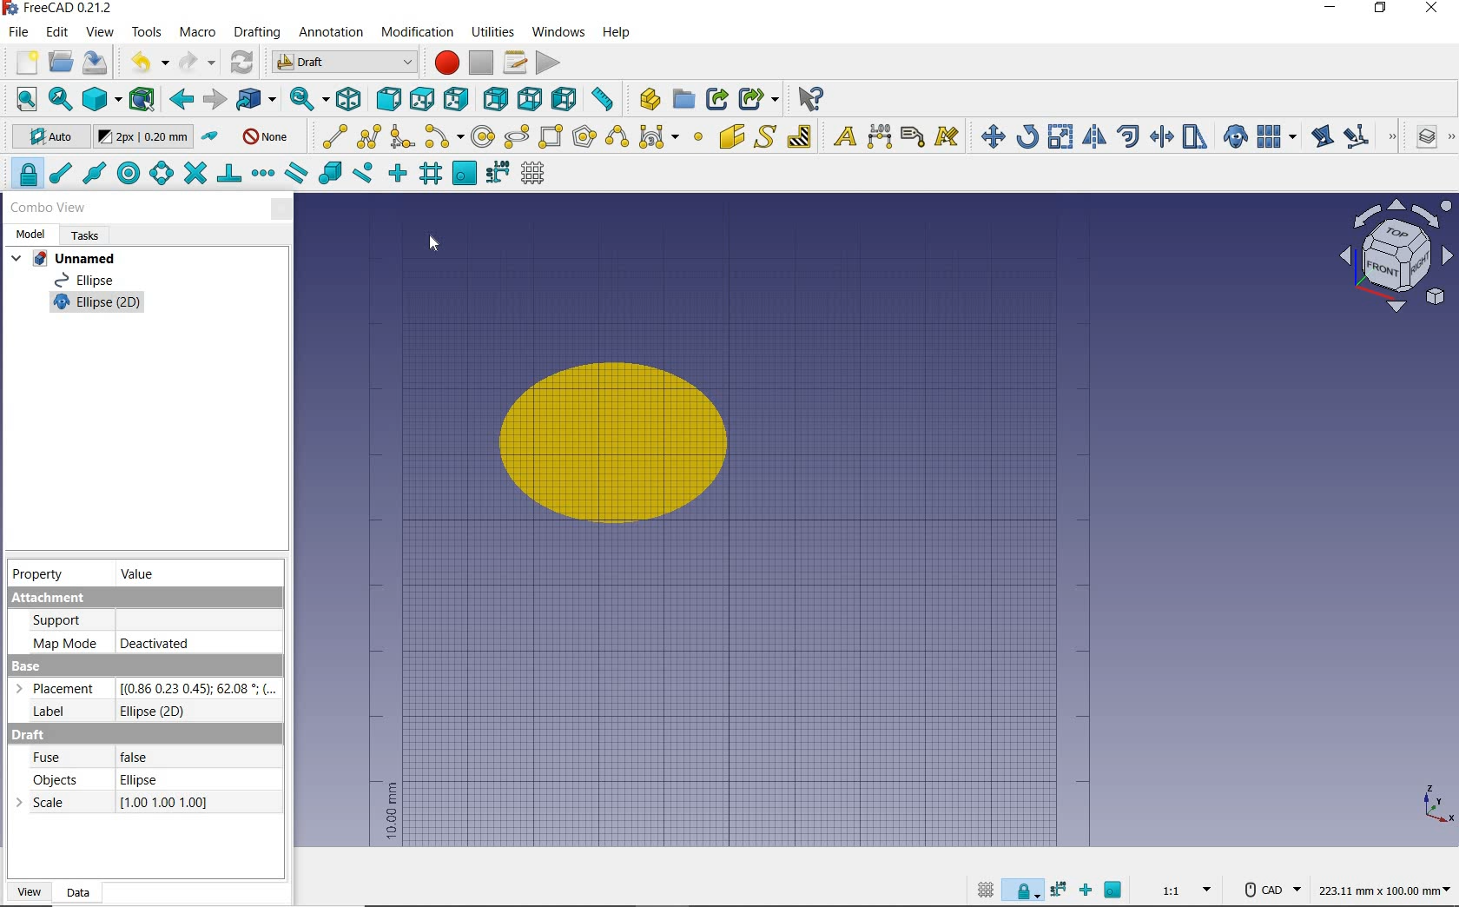 This screenshot has width=1459, height=907. I want to click on snap lock, so click(1022, 893).